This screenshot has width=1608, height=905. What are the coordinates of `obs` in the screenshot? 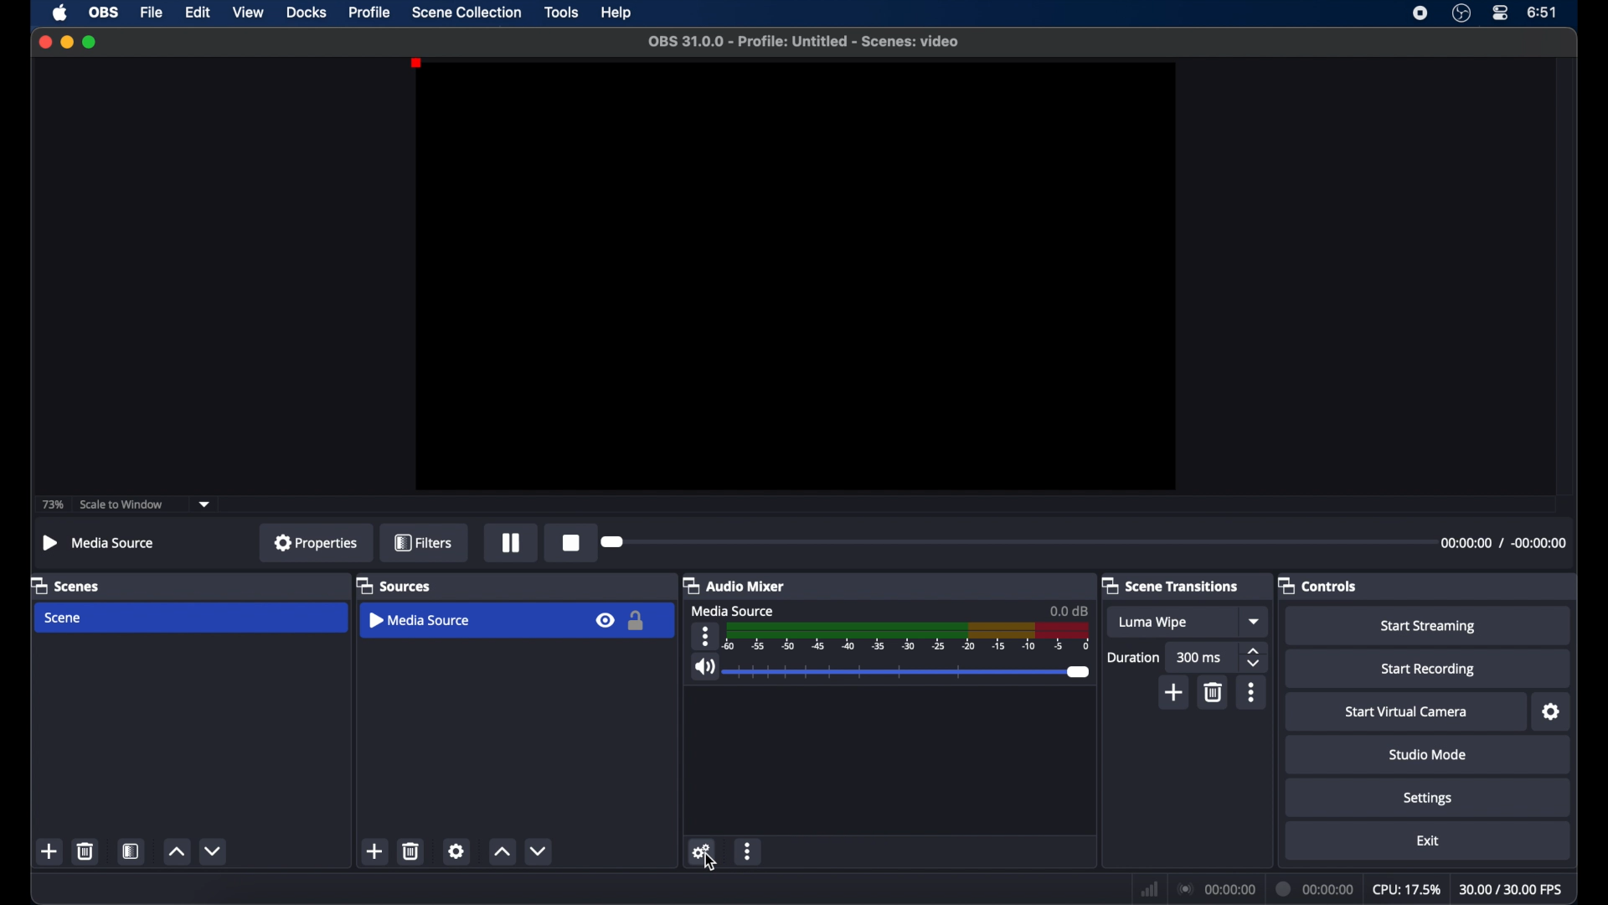 It's located at (106, 13).